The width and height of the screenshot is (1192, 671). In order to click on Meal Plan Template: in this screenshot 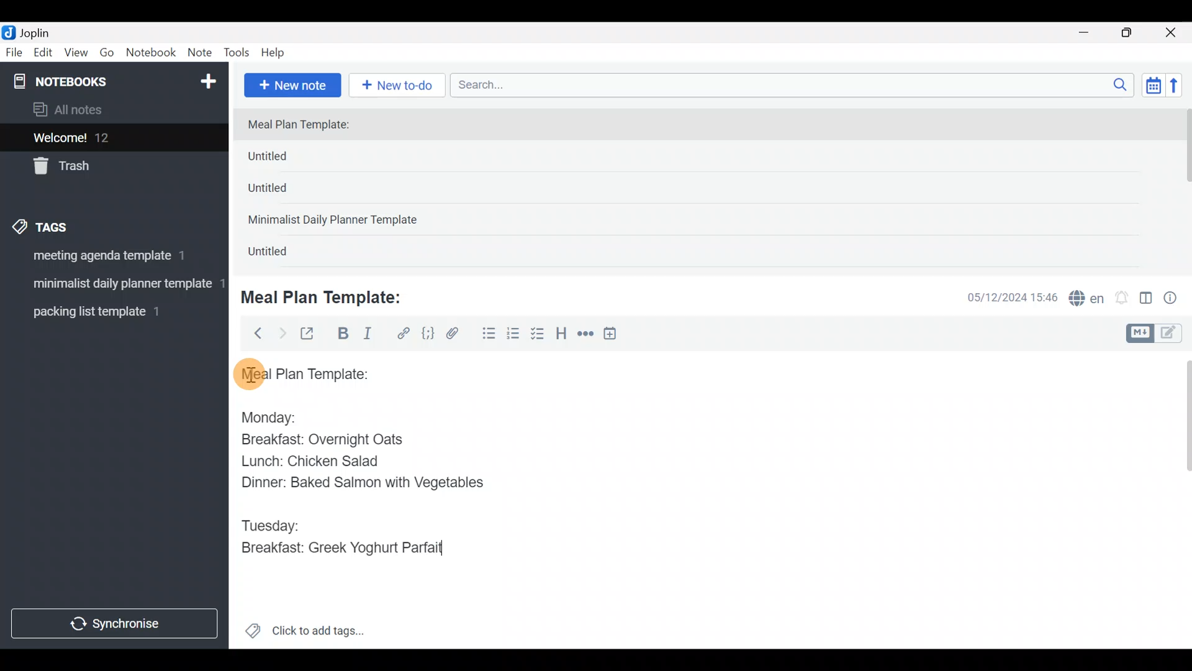, I will do `click(306, 126)`.